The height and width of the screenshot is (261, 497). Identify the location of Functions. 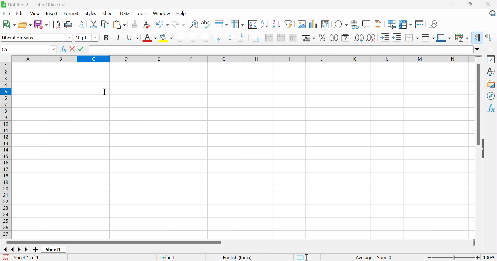
(491, 109).